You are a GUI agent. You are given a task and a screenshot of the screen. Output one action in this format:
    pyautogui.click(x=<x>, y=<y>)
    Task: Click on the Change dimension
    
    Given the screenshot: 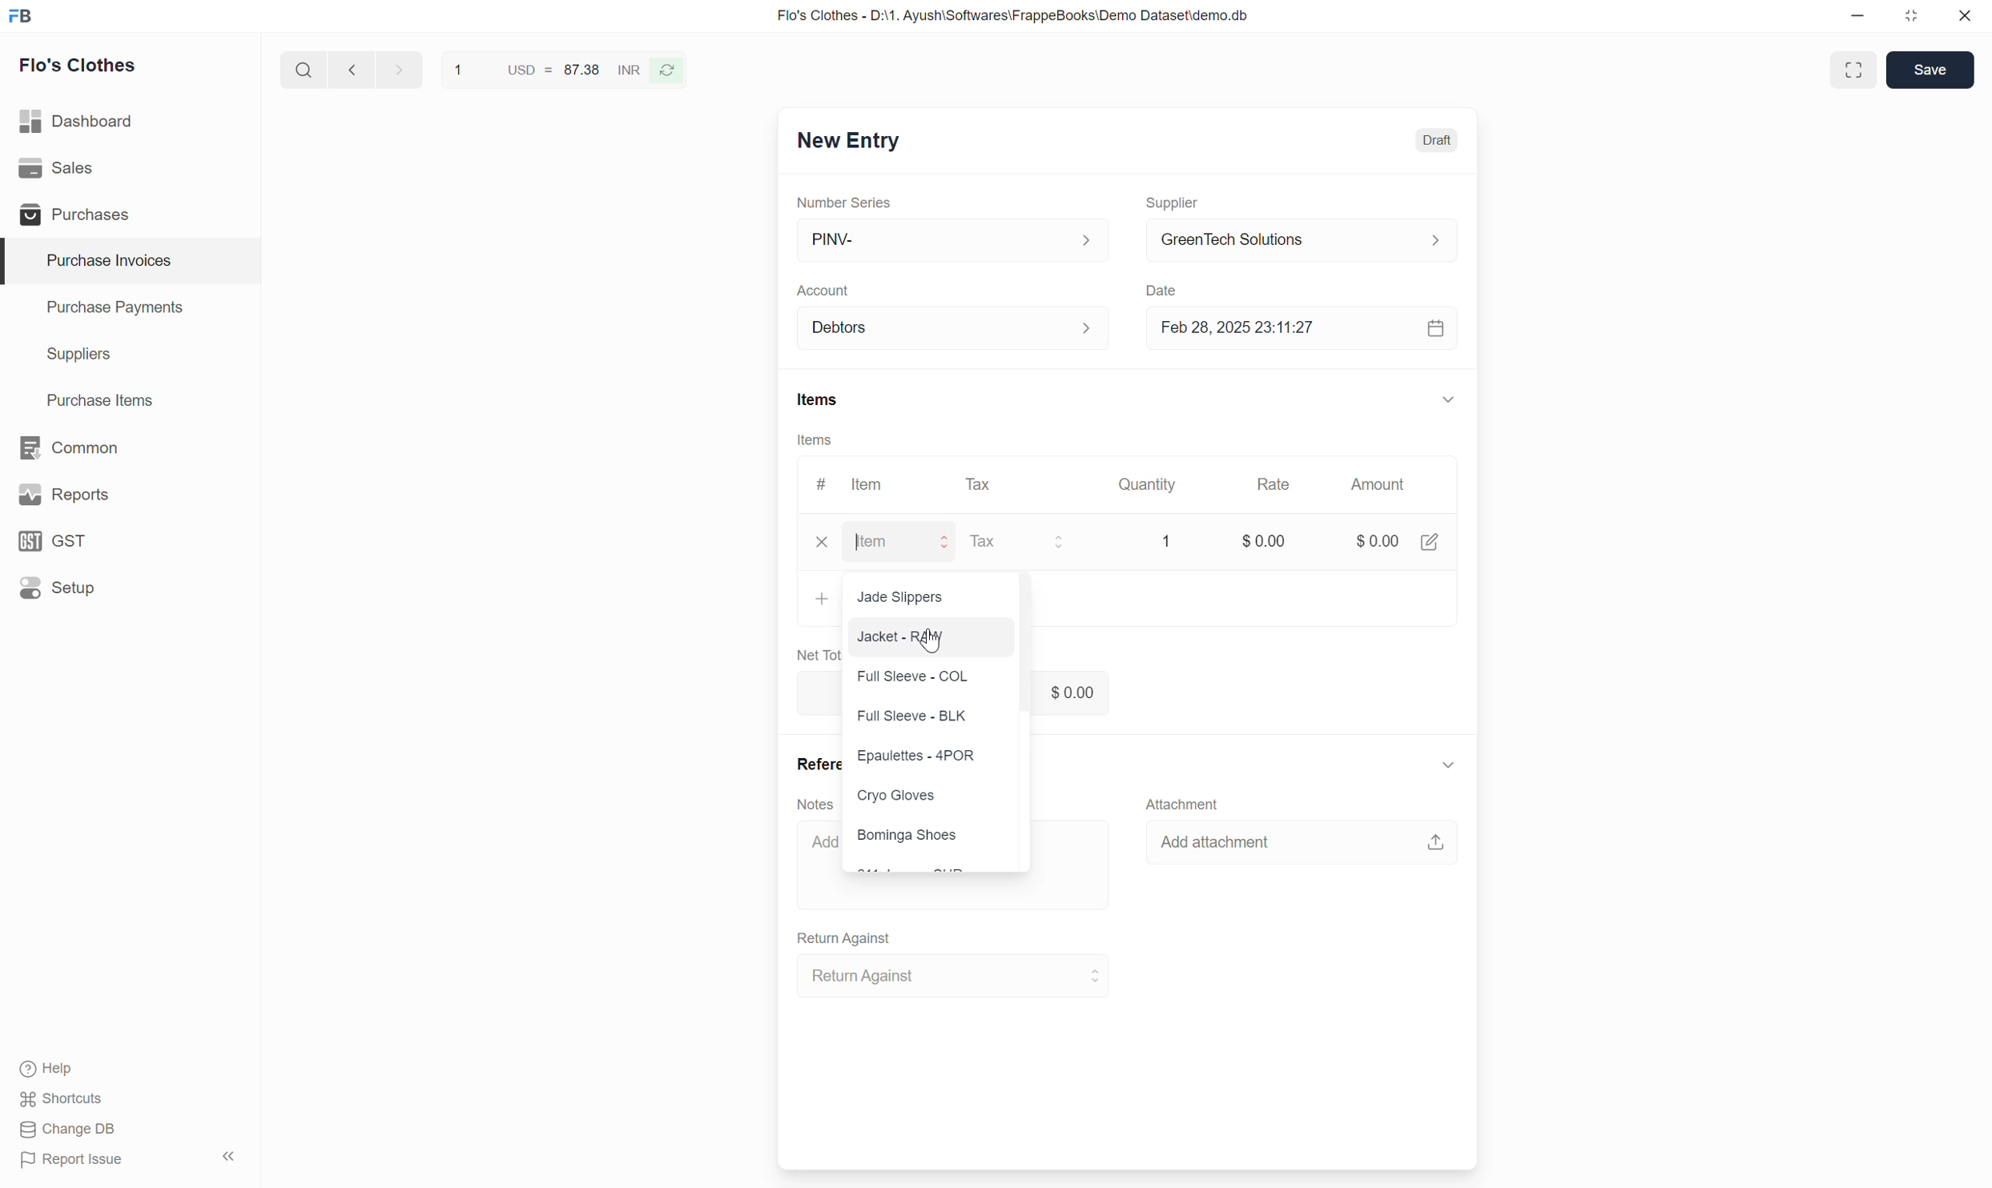 What is the action you would take?
    pyautogui.click(x=1910, y=16)
    